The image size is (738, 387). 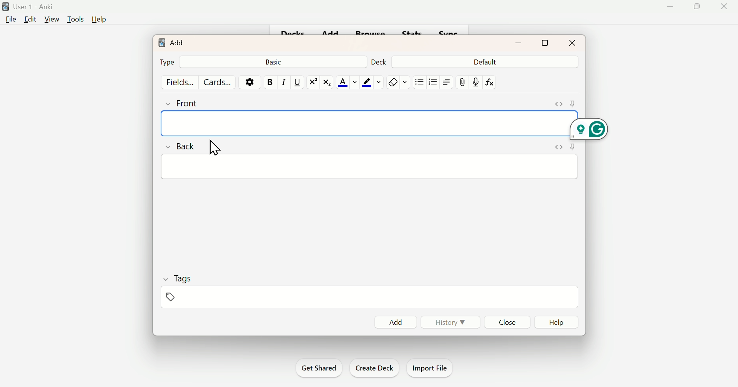 What do you see at coordinates (189, 105) in the screenshot?
I see `Front` at bounding box center [189, 105].